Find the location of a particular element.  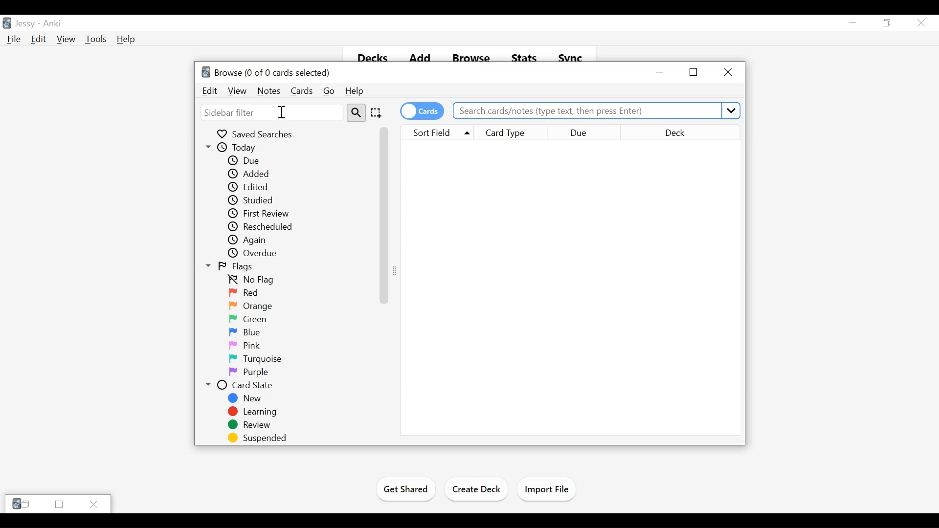

Studie is located at coordinates (251, 200).